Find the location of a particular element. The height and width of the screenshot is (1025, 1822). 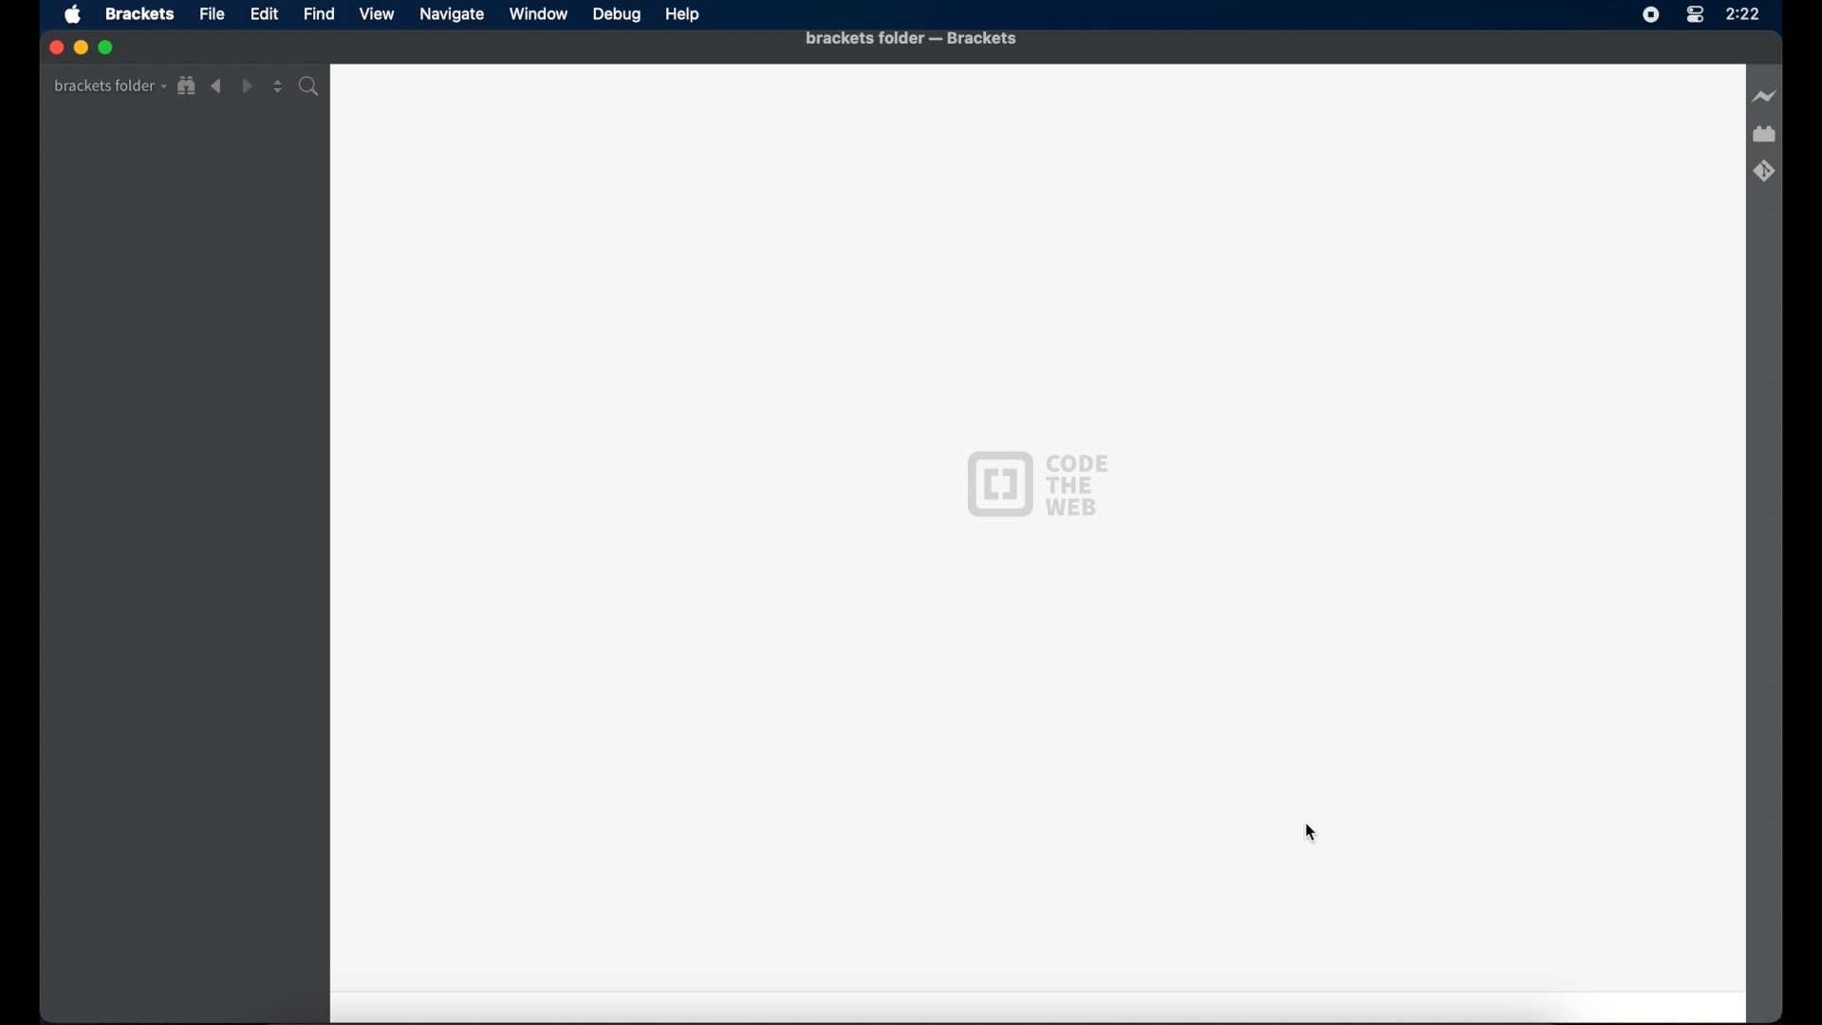

brackets folder - brackets is located at coordinates (911, 38).